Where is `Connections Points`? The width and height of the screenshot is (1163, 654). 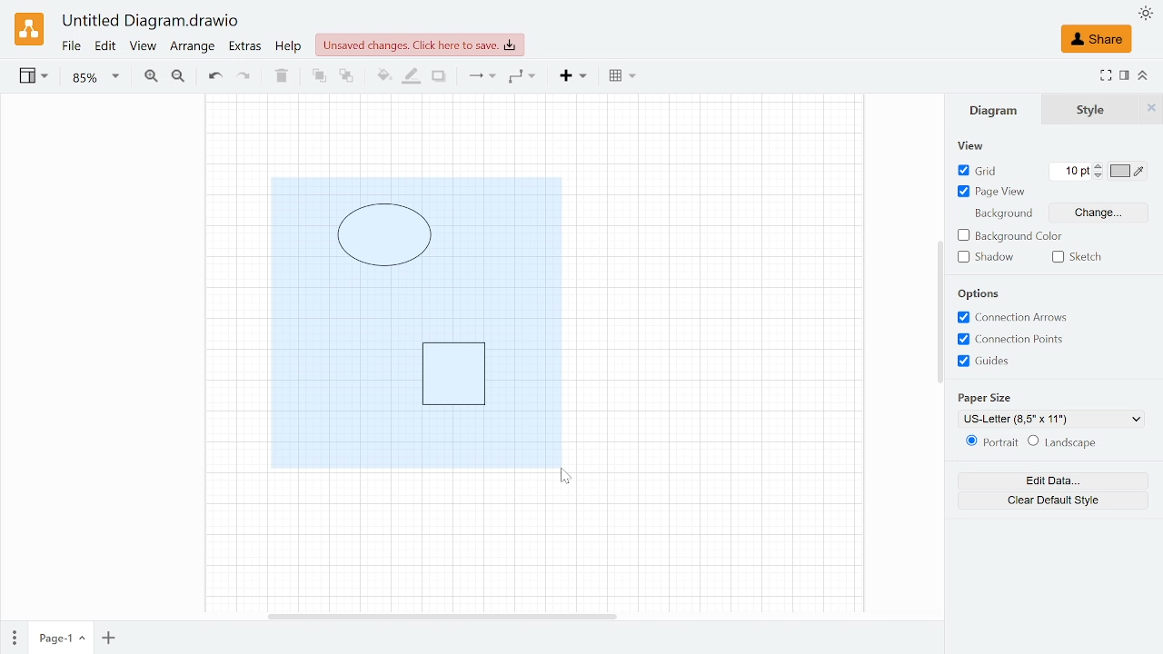 Connections Points is located at coordinates (1014, 341).